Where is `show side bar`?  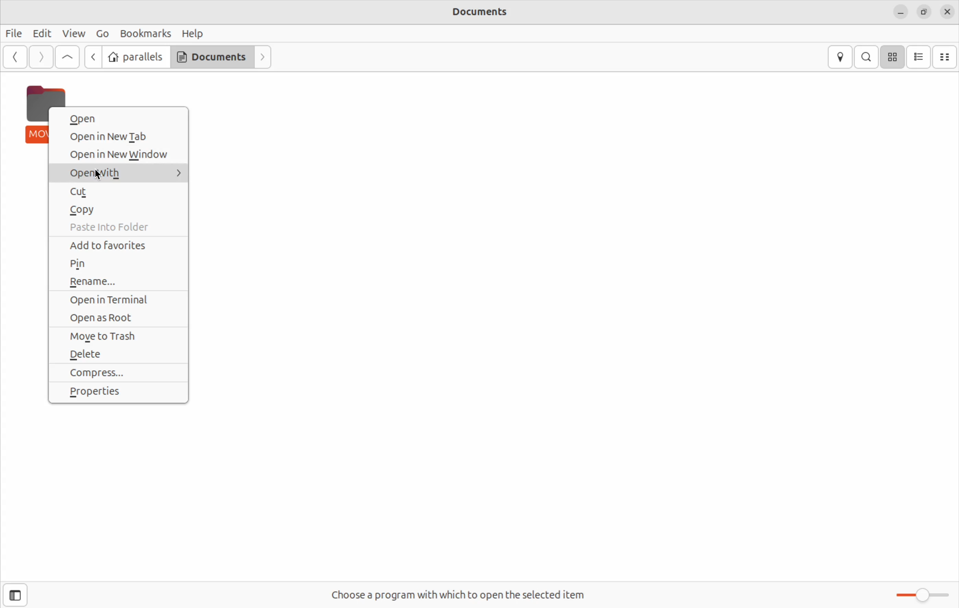 show side bar is located at coordinates (16, 594).